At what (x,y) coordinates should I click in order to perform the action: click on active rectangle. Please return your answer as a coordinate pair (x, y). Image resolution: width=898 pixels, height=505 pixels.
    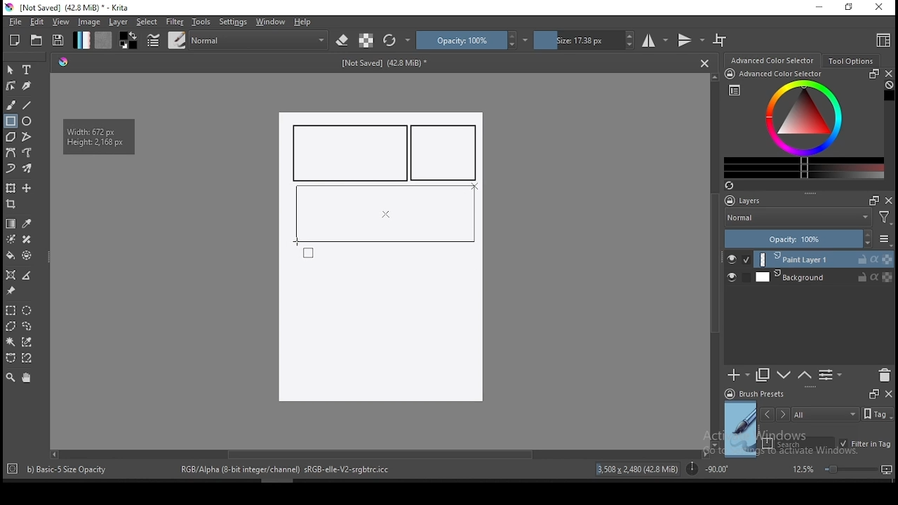
    Looking at the image, I should click on (384, 213).